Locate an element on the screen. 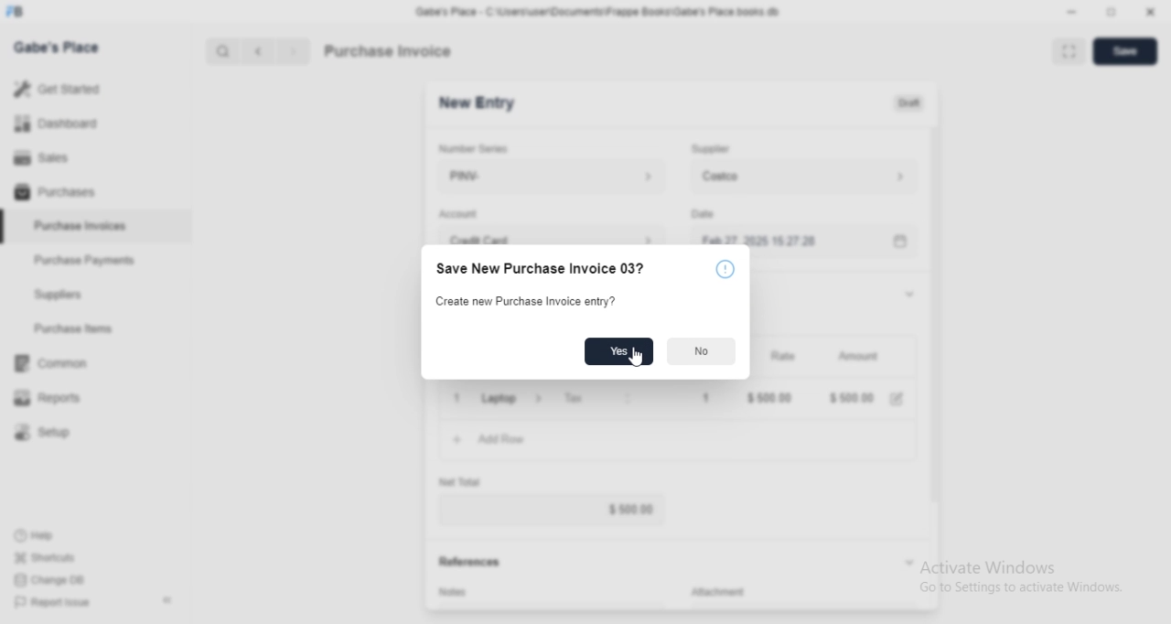 The image size is (1171, 624). ‘Gabe's Place - C\Users\useriDocuments\Frappe Books\Gabe's Place books db. is located at coordinates (597, 11).